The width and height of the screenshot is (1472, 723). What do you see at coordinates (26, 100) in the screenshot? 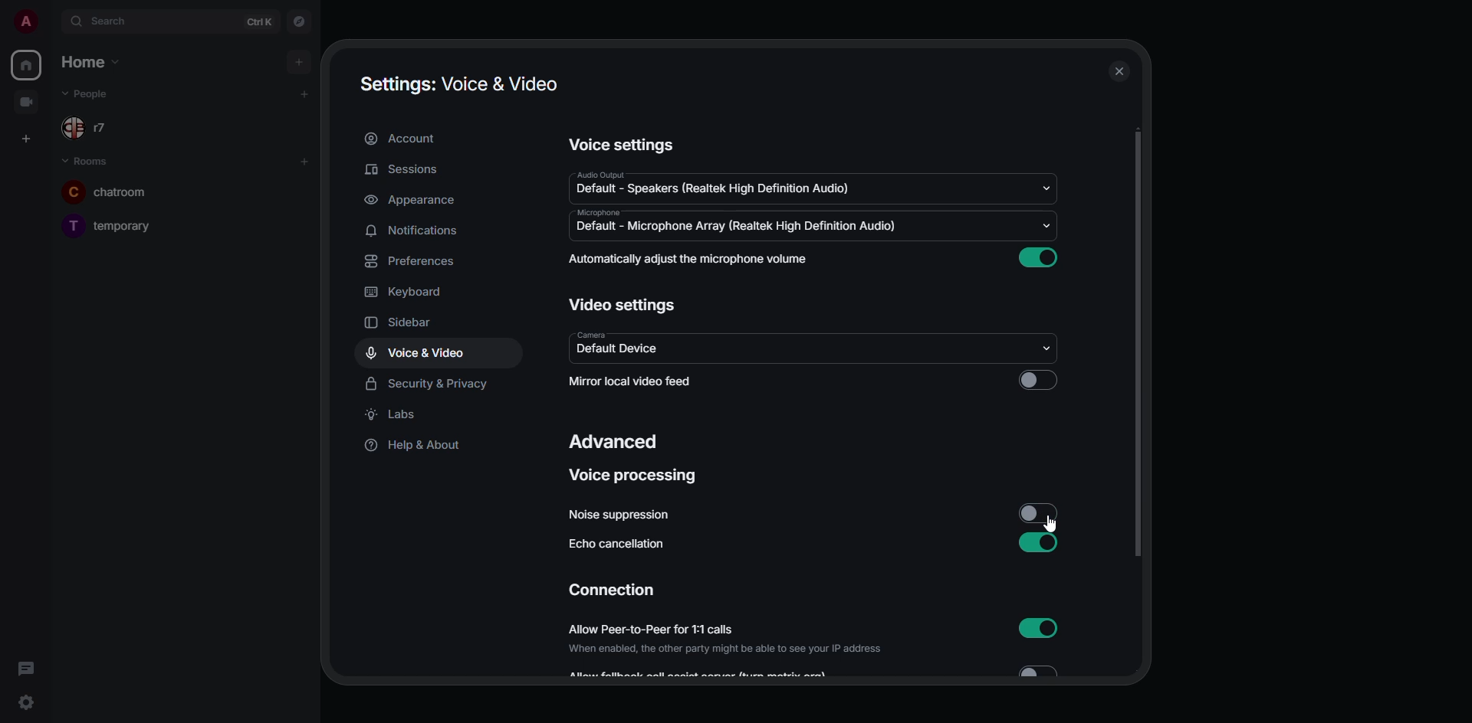
I see `video room` at bounding box center [26, 100].